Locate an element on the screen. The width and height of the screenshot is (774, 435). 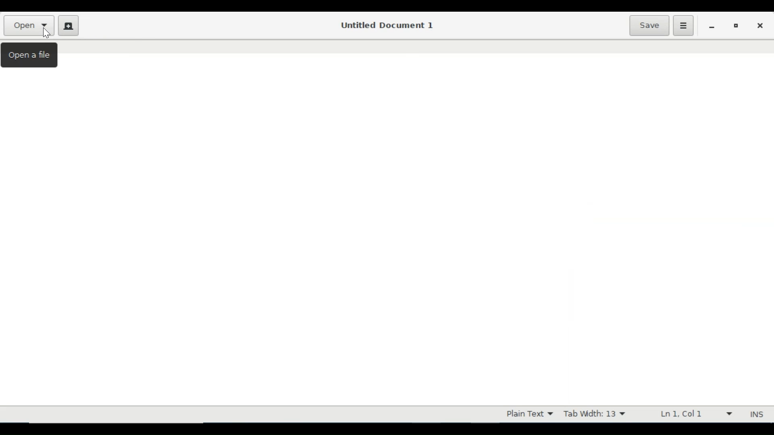
minimize is located at coordinates (712, 25).